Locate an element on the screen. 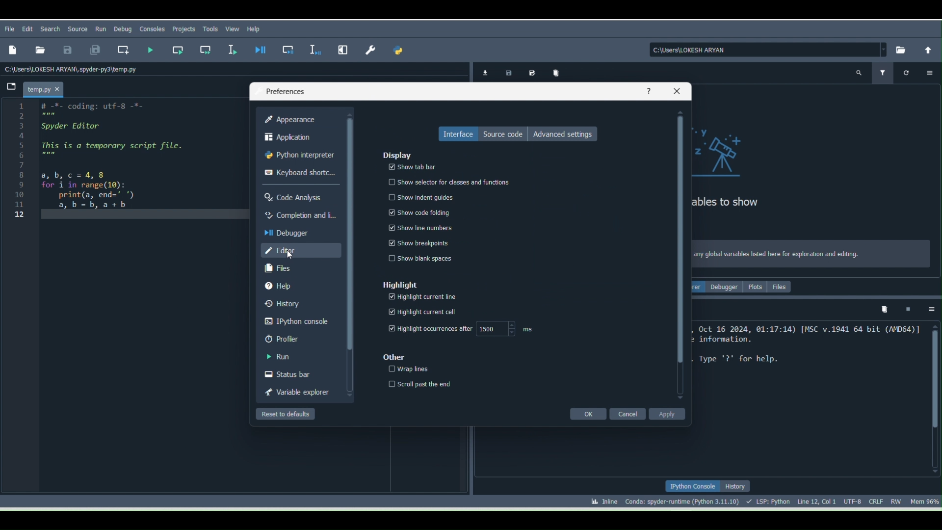  Wrap lines is located at coordinates (404, 370).